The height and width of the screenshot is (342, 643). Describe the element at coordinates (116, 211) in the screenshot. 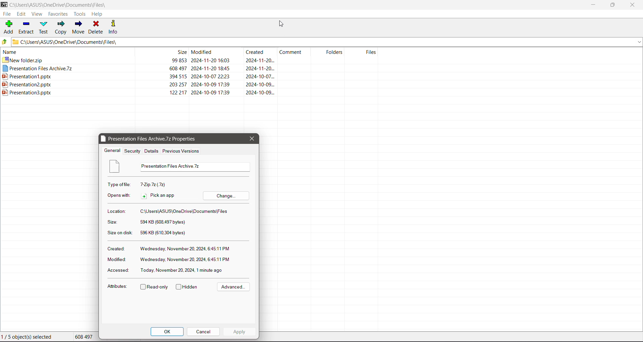

I see `Location` at that location.